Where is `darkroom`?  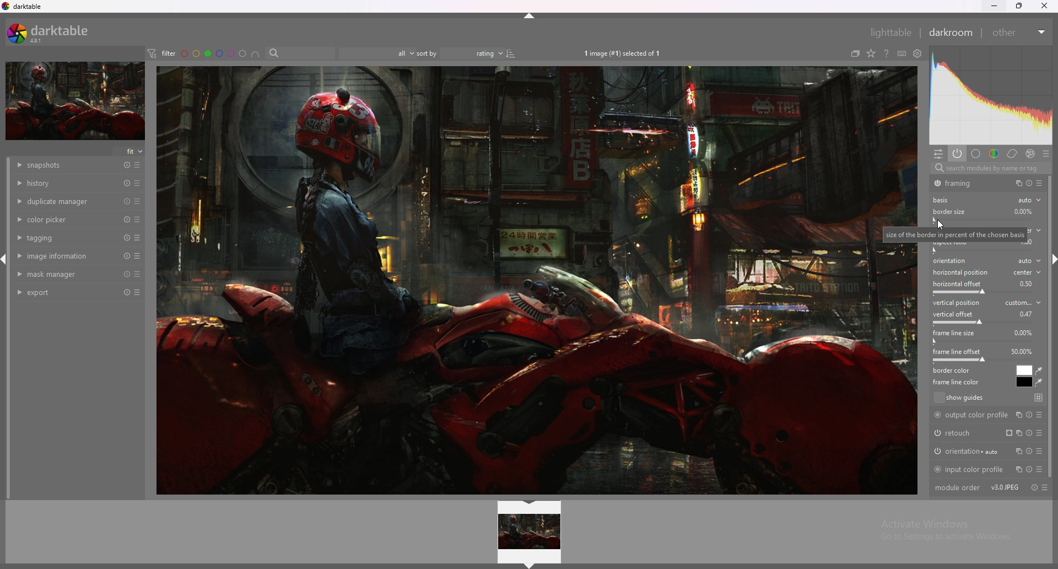 darkroom is located at coordinates (950, 33).